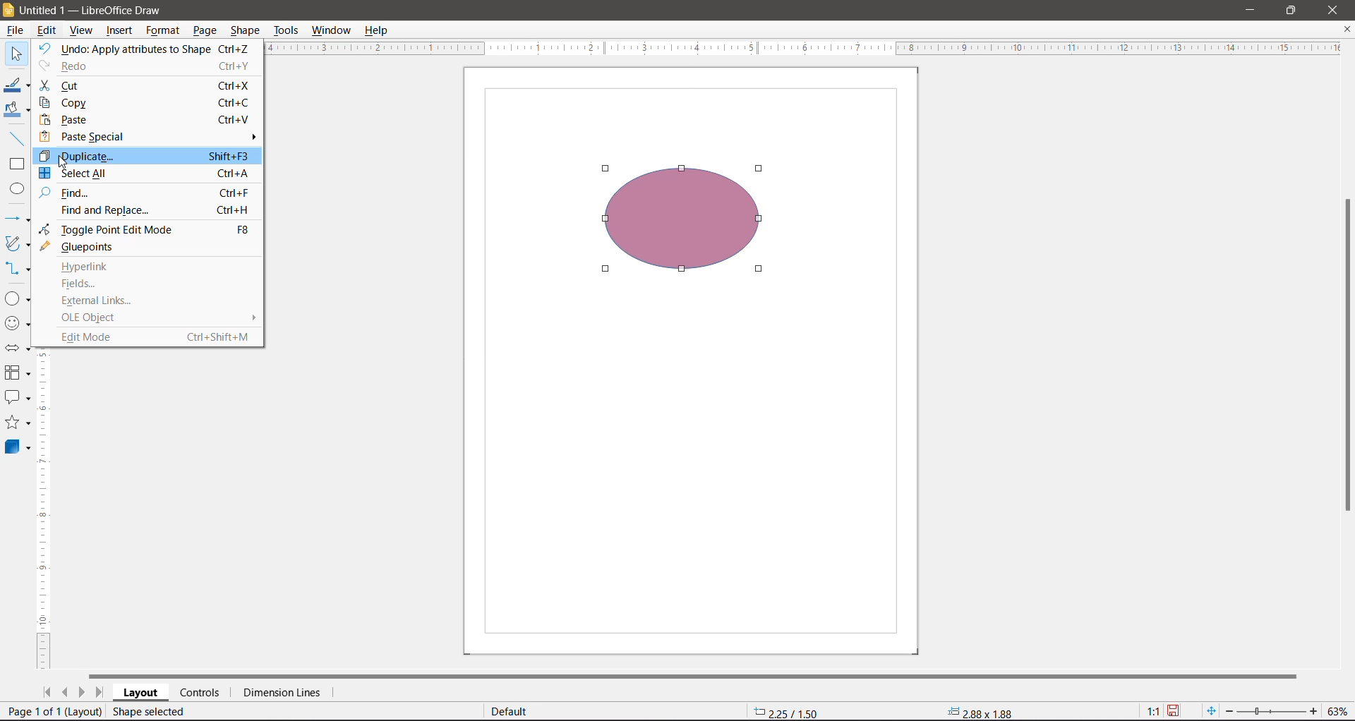 The image size is (1355, 721). What do you see at coordinates (73, 161) in the screenshot?
I see `Cursor` at bounding box center [73, 161].